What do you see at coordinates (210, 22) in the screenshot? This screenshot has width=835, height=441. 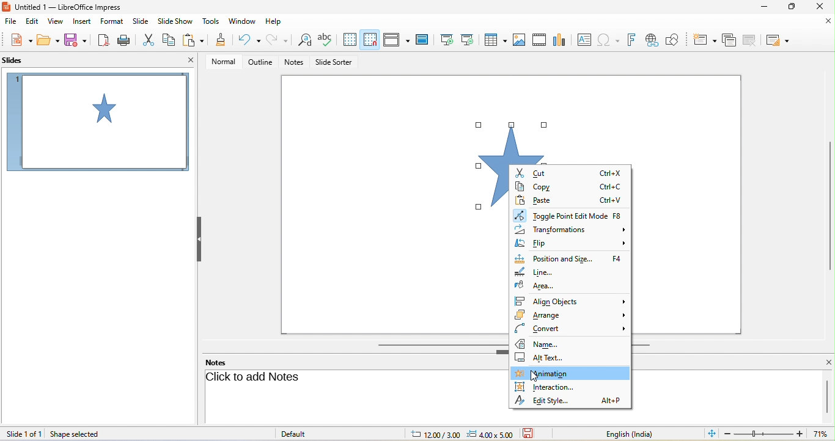 I see `tools` at bounding box center [210, 22].